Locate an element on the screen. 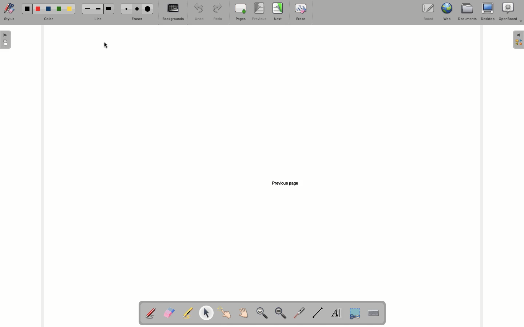 This screenshot has height=327, width=524. The flatplan (left panel) is located at coordinates (6, 40).